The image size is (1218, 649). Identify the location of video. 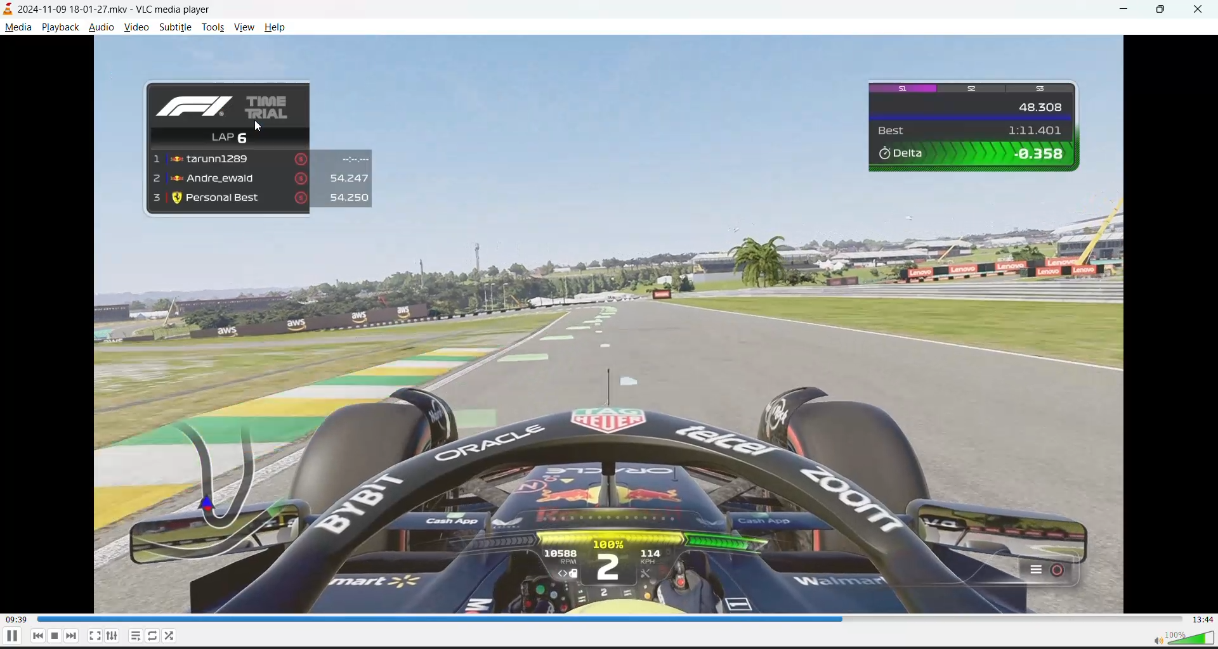
(136, 28).